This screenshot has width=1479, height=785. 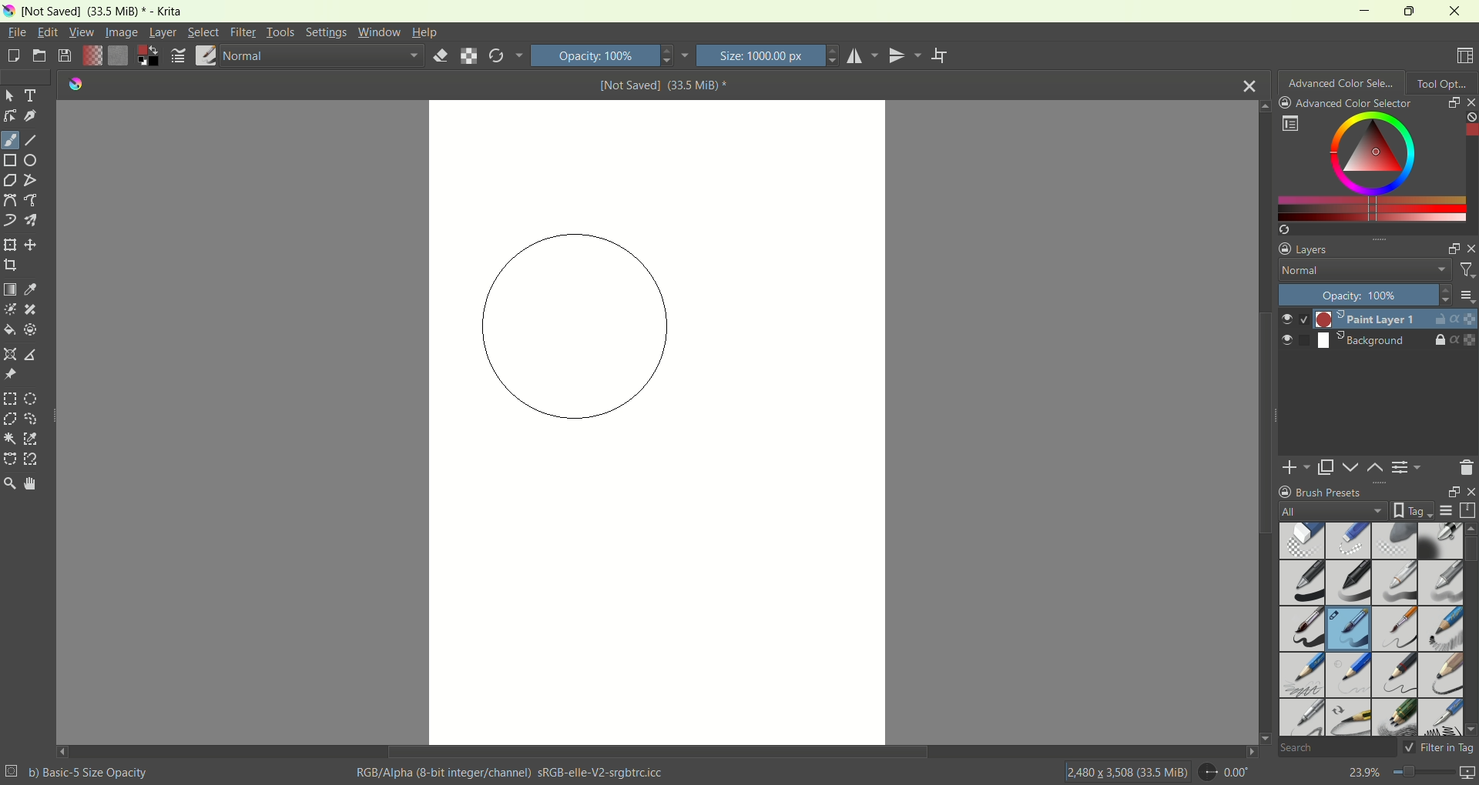 I want to click on search, so click(x=1336, y=749).